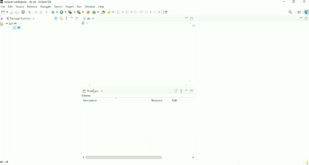 Image resolution: width=309 pixels, height=165 pixels. I want to click on Maximize, so click(78, 19).